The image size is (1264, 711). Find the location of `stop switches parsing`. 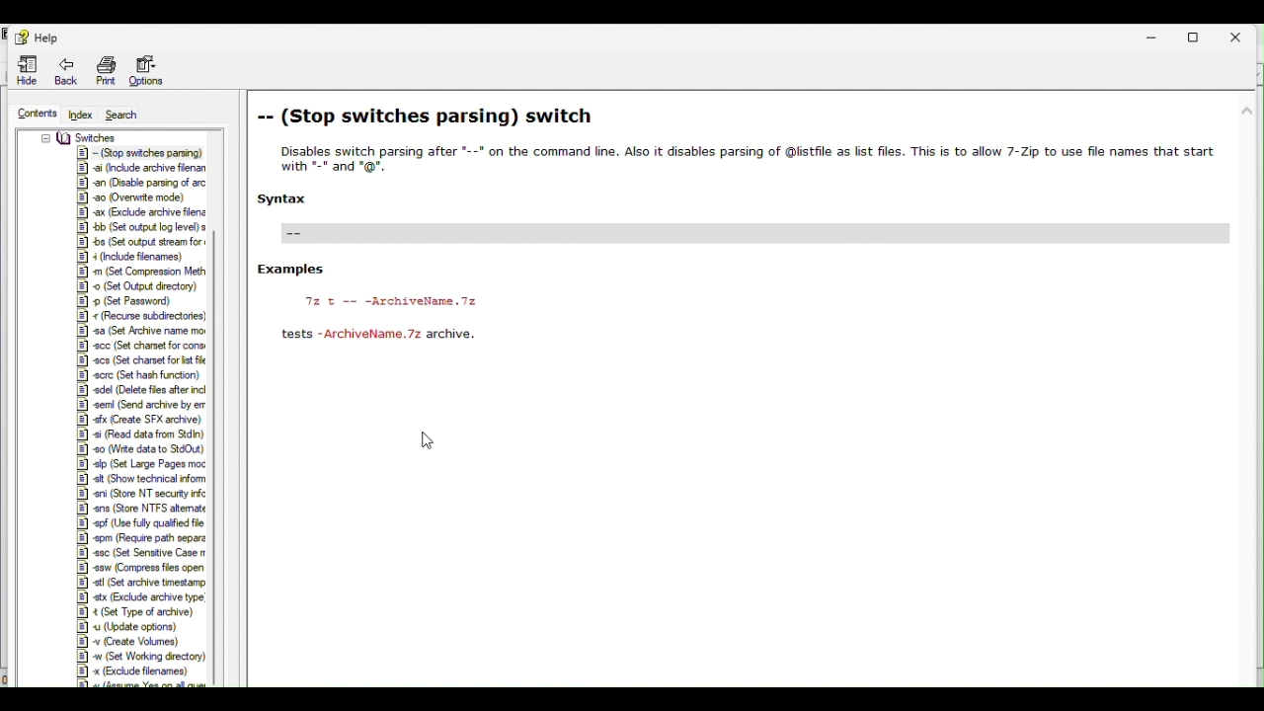

stop switches parsing is located at coordinates (434, 113).